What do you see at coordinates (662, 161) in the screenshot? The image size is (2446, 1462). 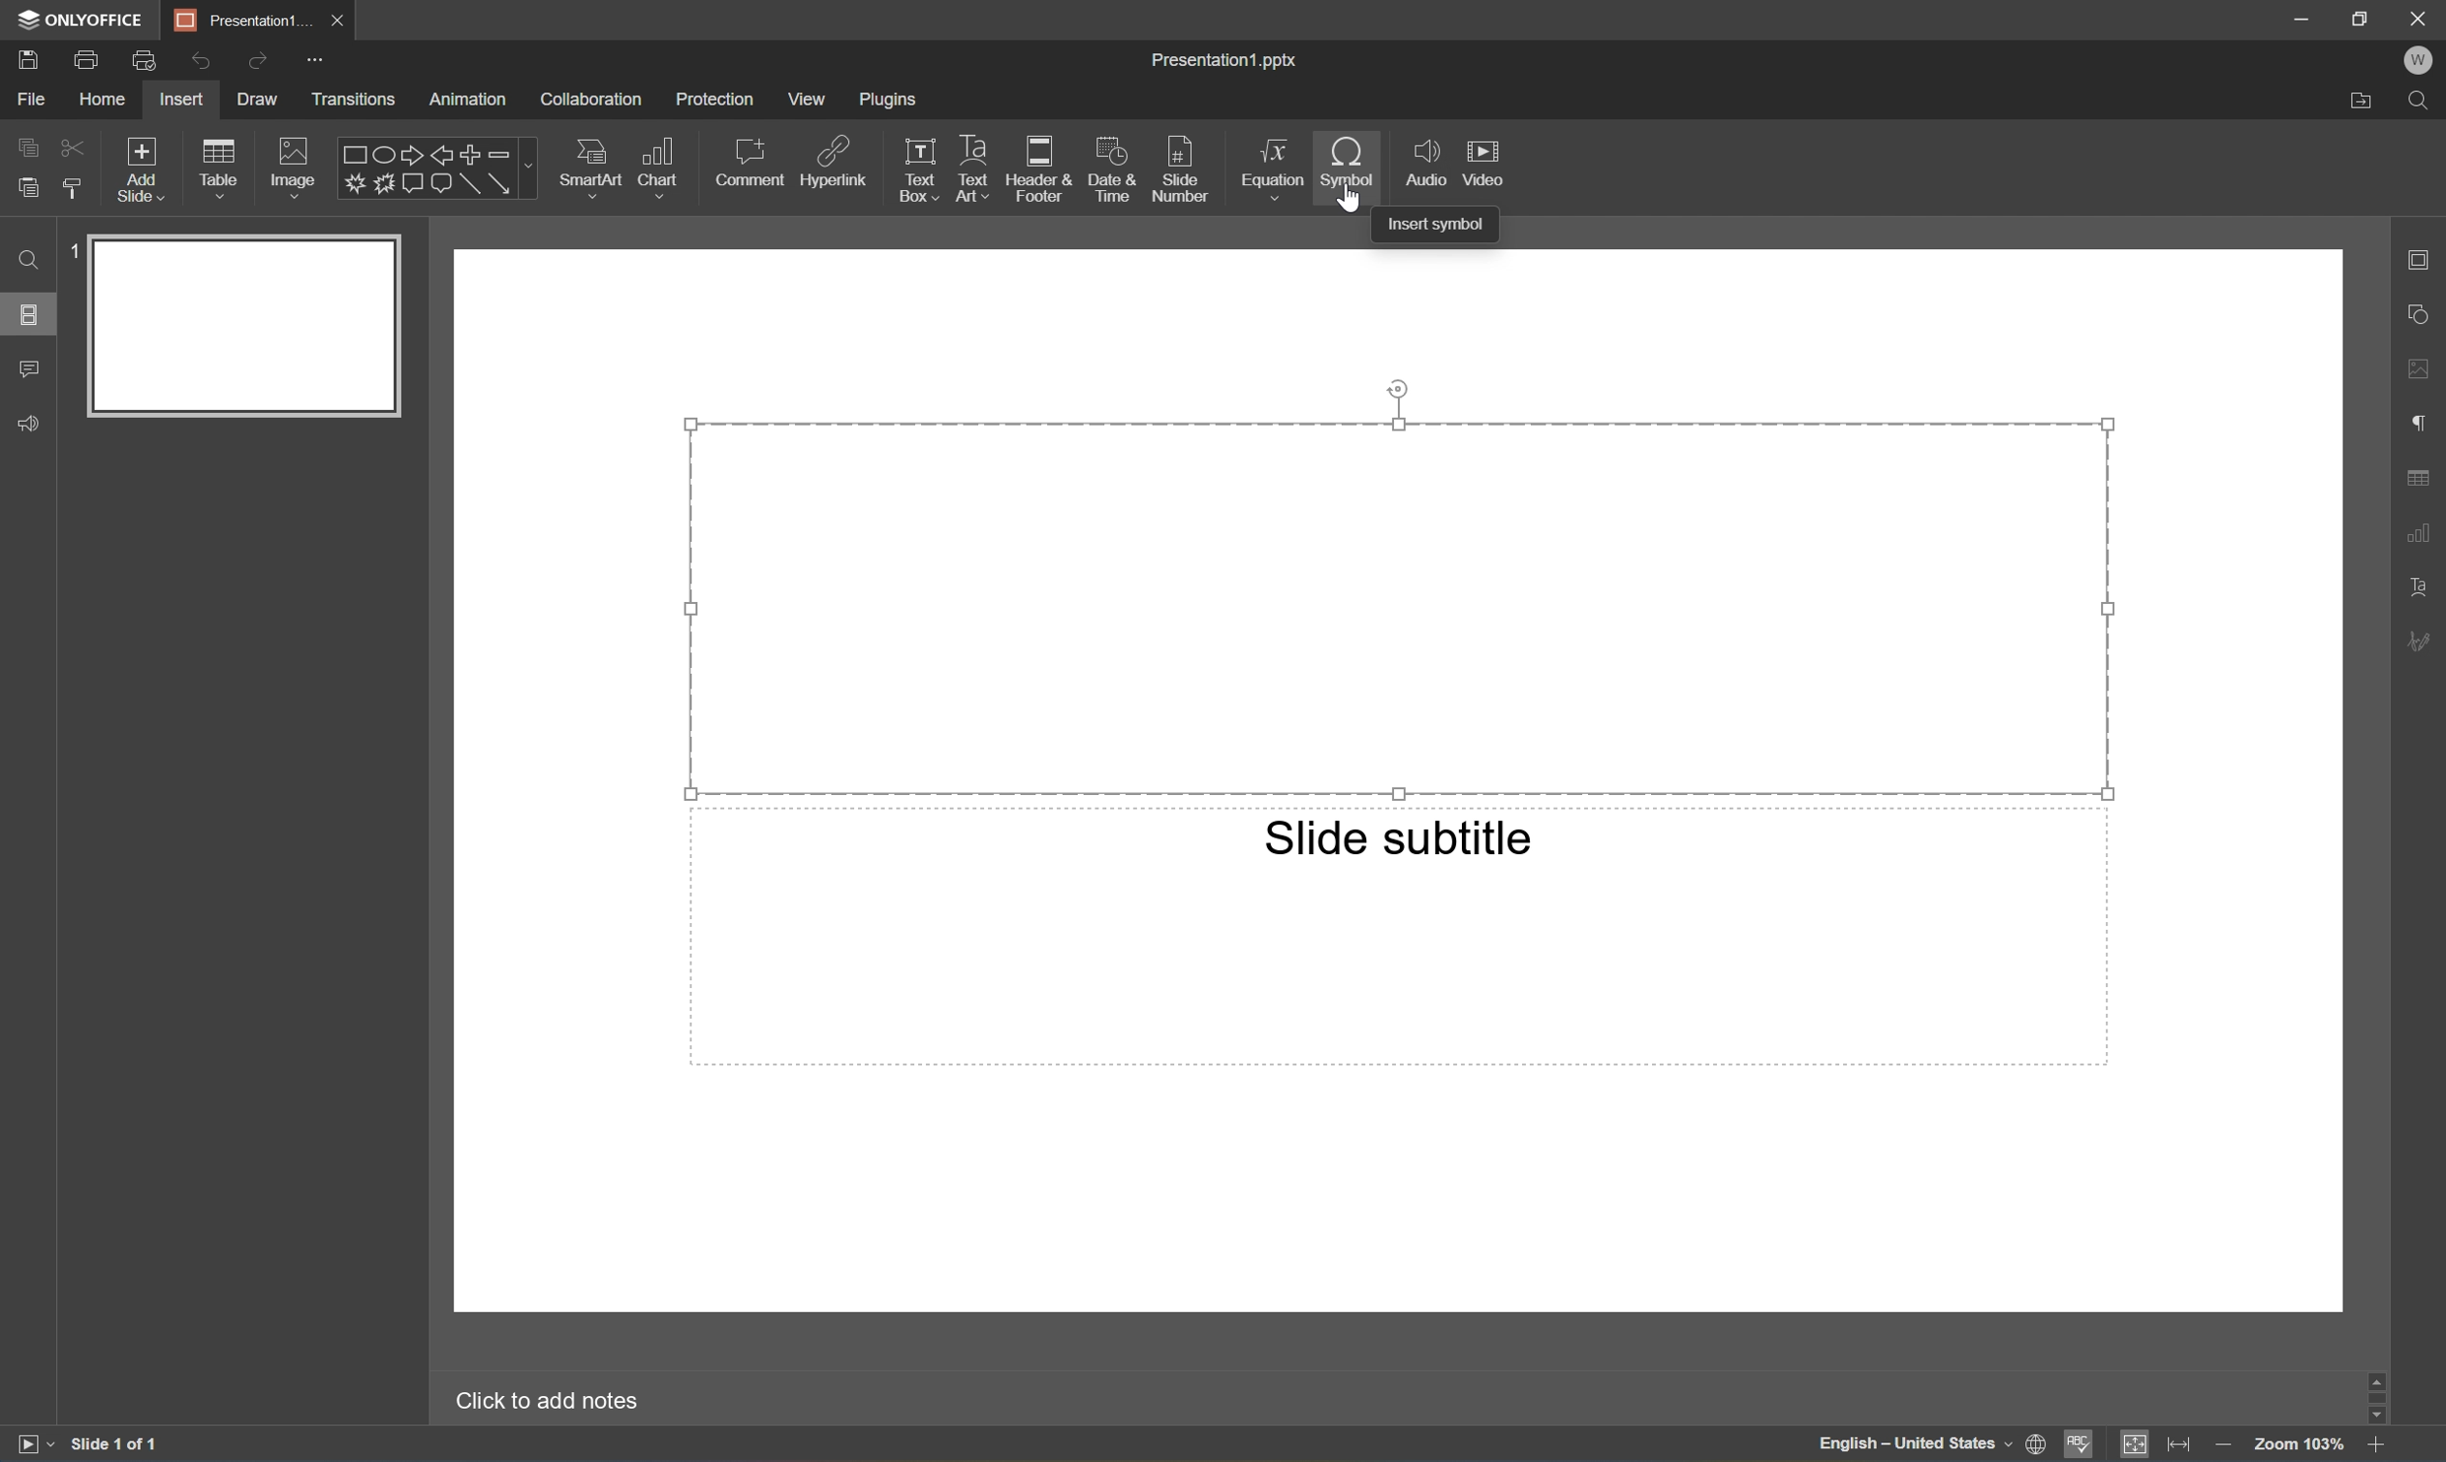 I see `Chart` at bounding box center [662, 161].